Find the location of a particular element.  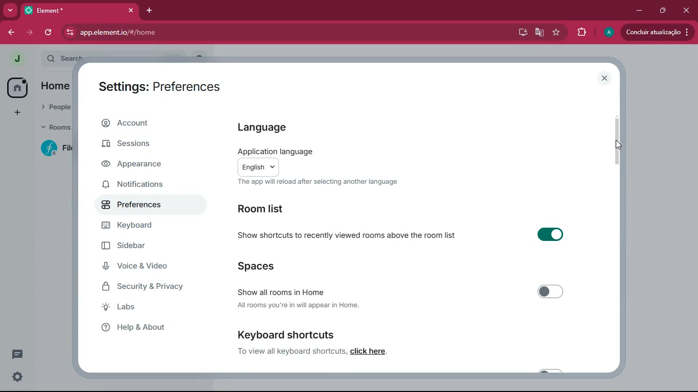

scroll bar is located at coordinates (616, 140).